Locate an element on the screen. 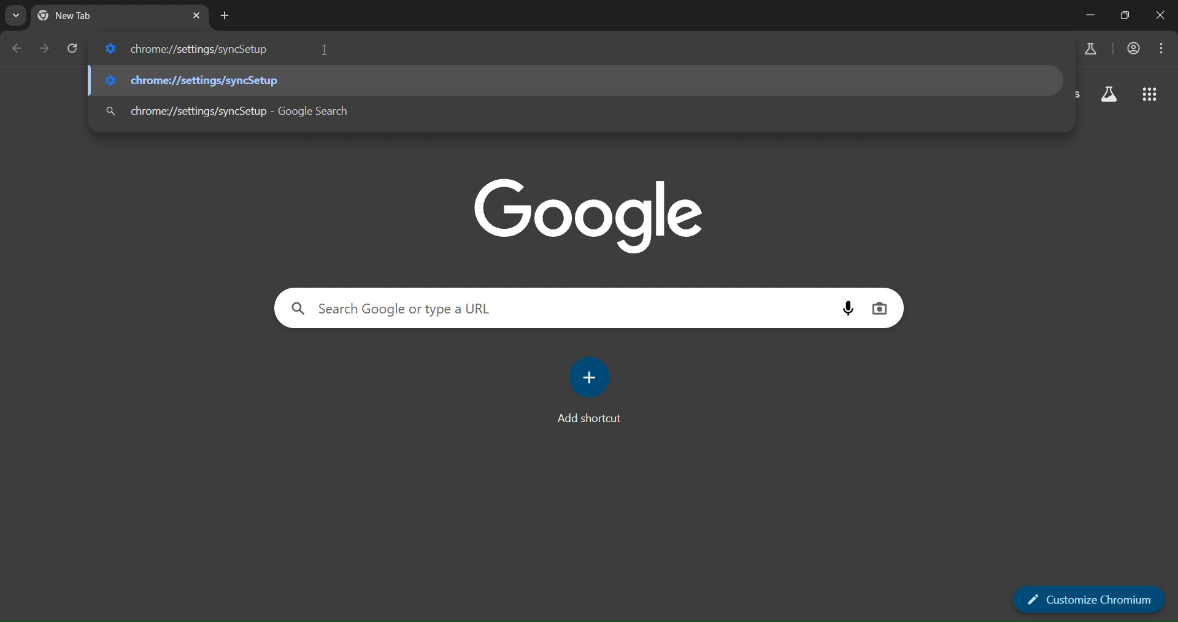 Image resolution: width=1178 pixels, height=622 pixels. menu is located at coordinates (1160, 49).